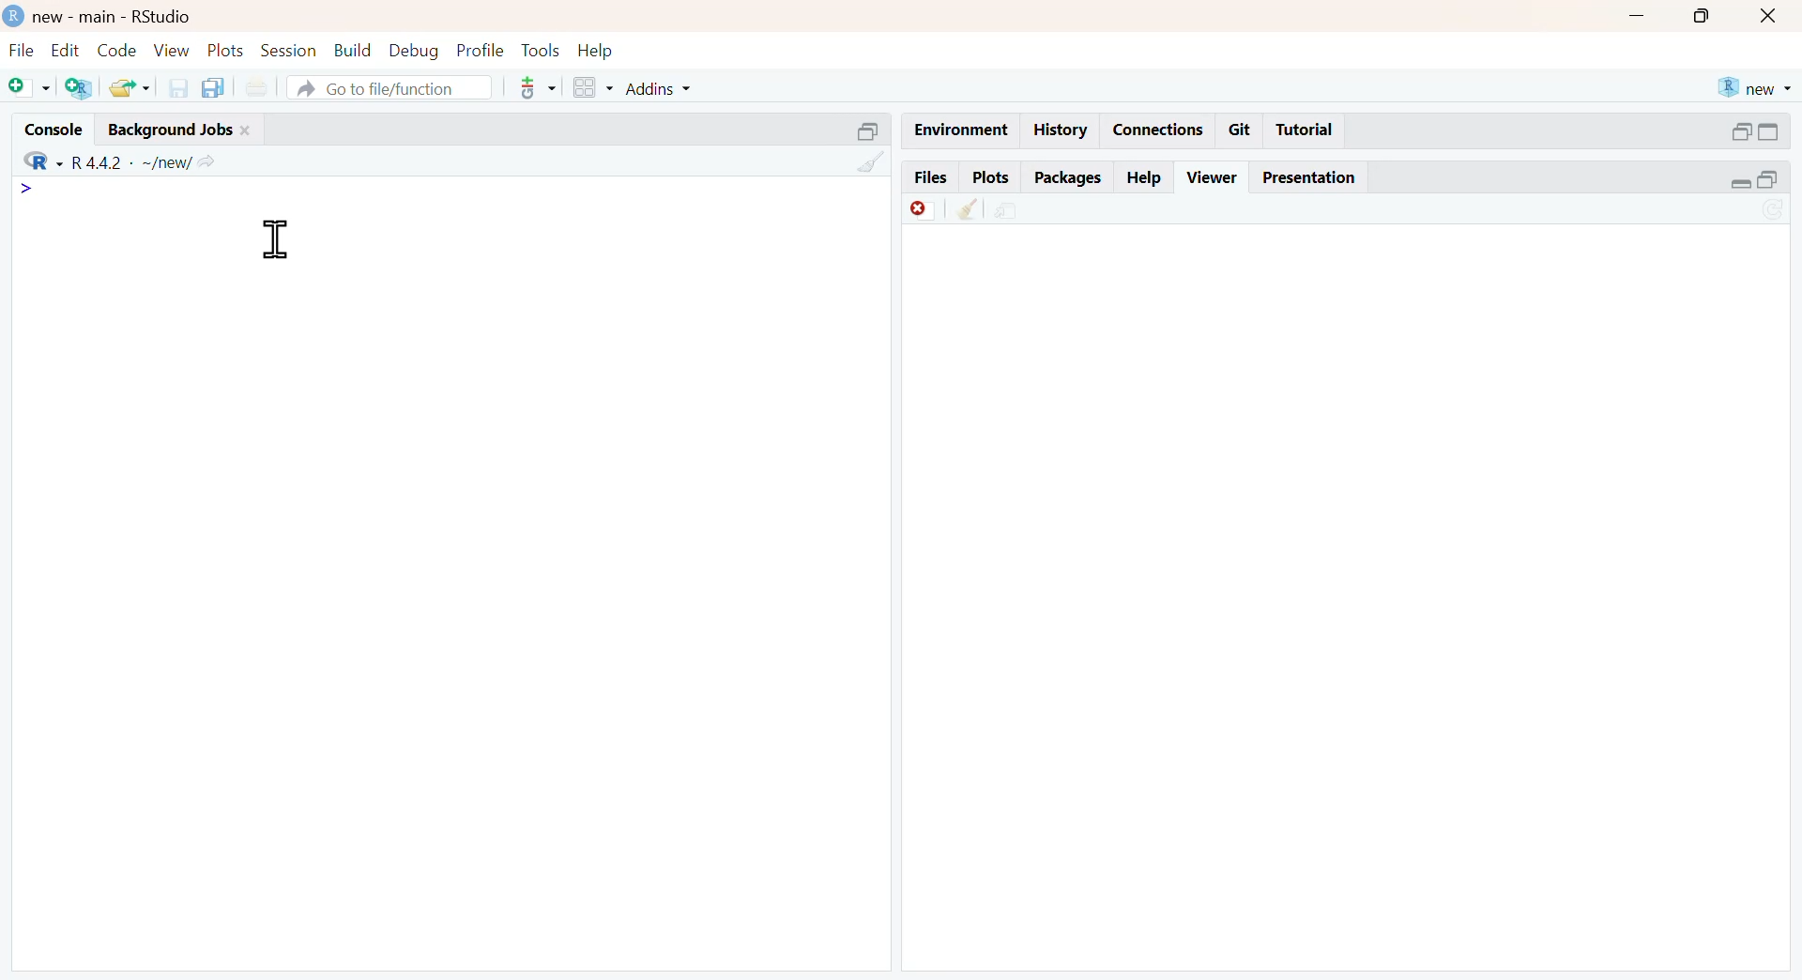 The width and height of the screenshot is (1802, 980). I want to click on profile, so click(482, 51).